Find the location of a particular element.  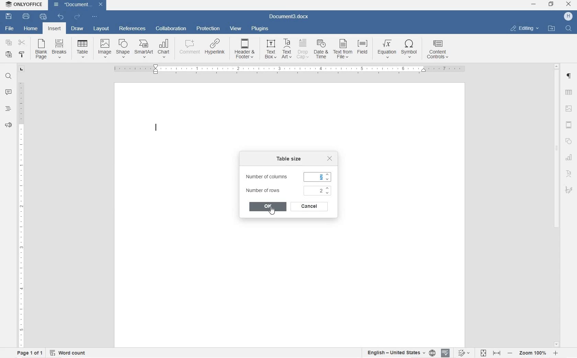

SIGNATURE is located at coordinates (569, 189).